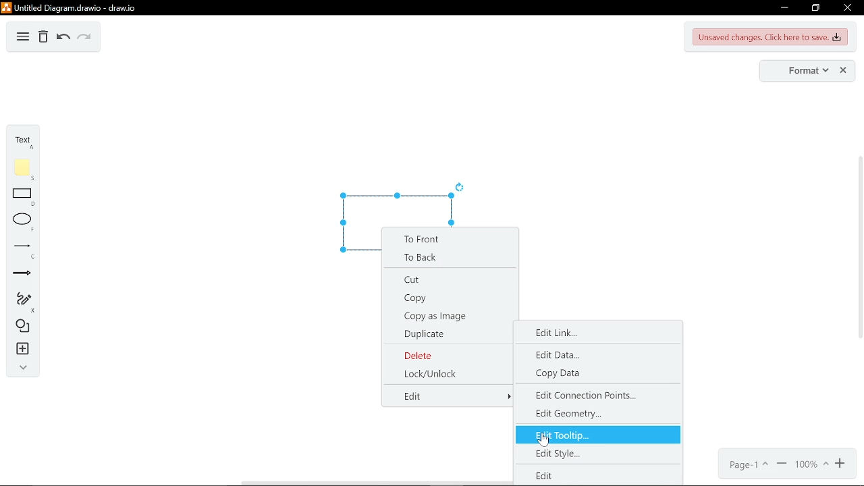 This screenshot has width=864, height=486. Describe the element at coordinates (377, 482) in the screenshot. I see `horizontal scrollbar` at that location.